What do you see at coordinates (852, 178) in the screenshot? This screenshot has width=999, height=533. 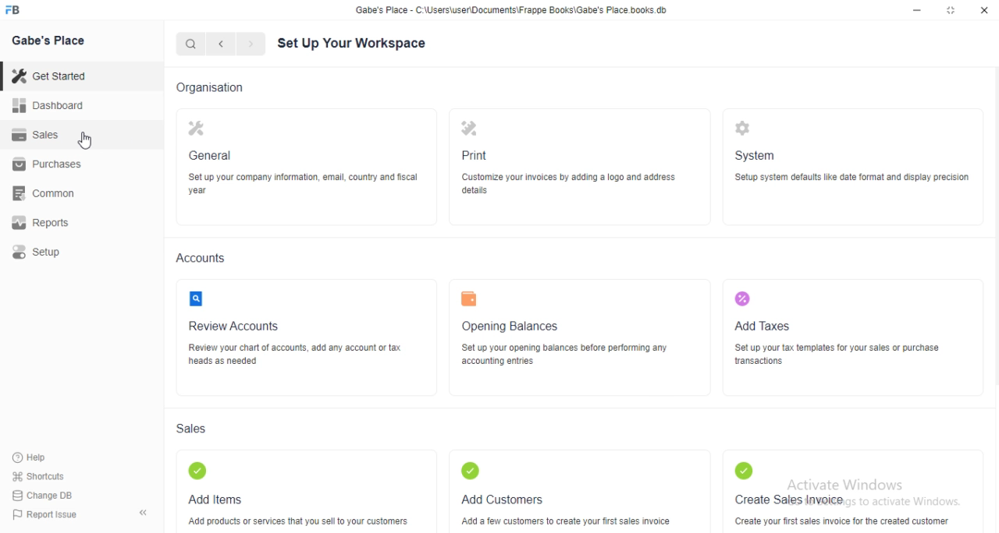 I see `‘Setup system defaults like date format and display precision` at bounding box center [852, 178].